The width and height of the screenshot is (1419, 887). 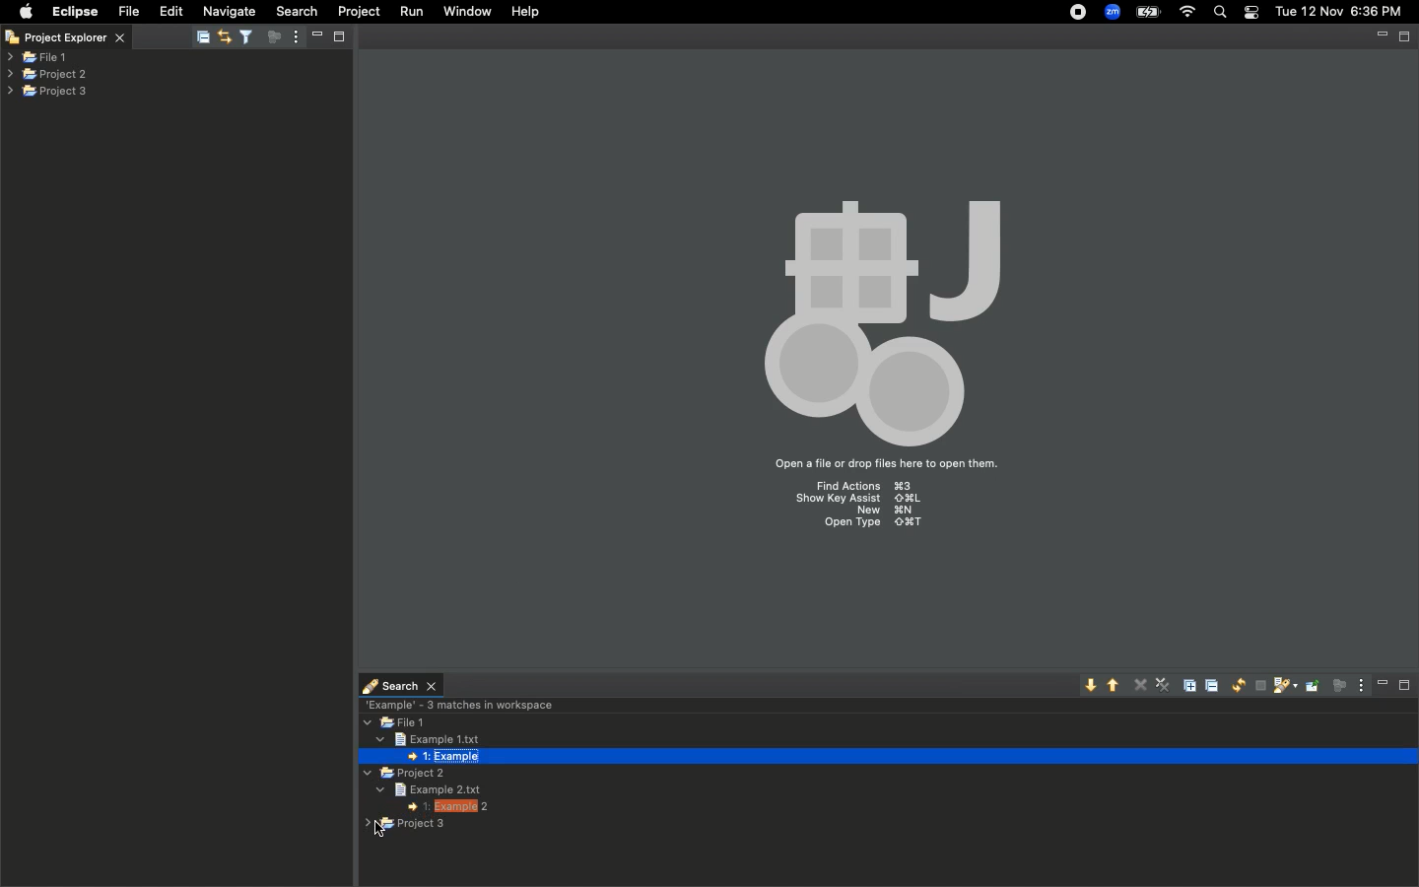 I want to click on Zoom, so click(x=1114, y=12).